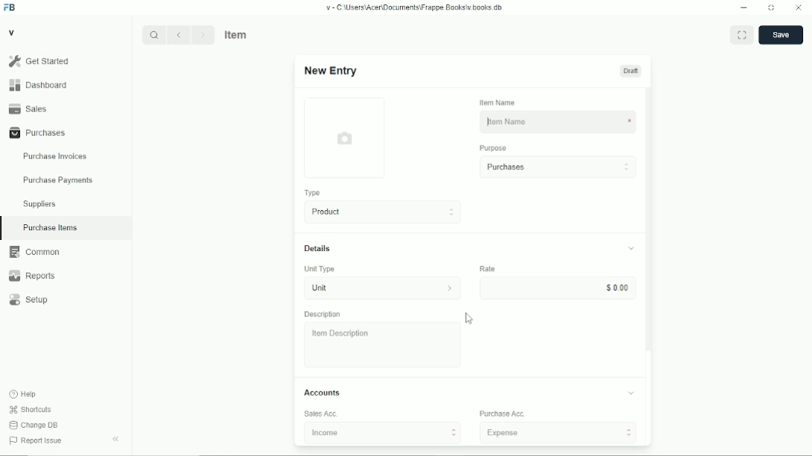 The height and width of the screenshot is (456, 812). Describe the element at coordinates (36, 440) in the screenshot. I see `report issue` at that location.